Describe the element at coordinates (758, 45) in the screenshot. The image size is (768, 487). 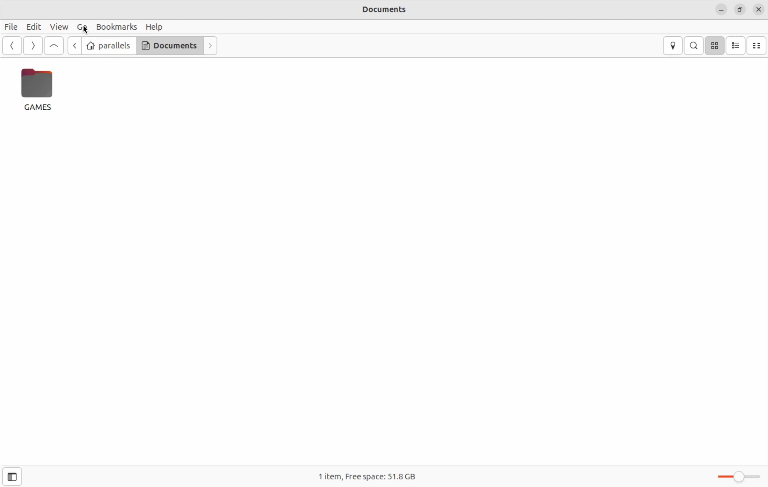
I see `compact view` at that location.